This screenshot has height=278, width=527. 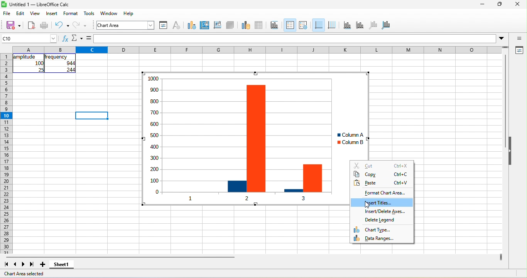 I want to click on minimize, so click(x=482, y=4).